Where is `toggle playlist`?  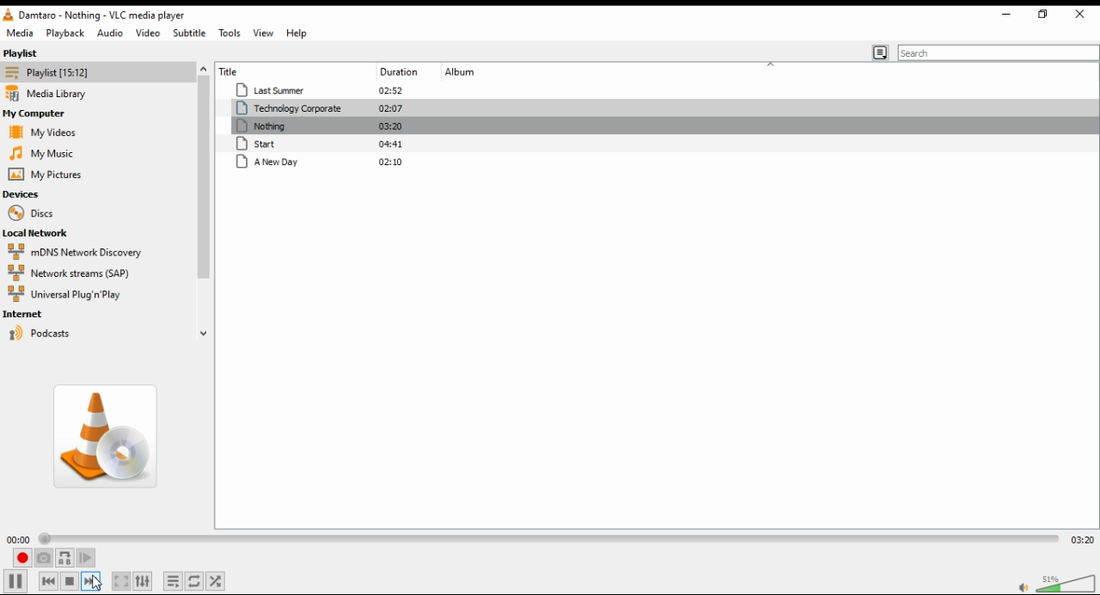
toggle playlist is located at coordinates (173, 581).